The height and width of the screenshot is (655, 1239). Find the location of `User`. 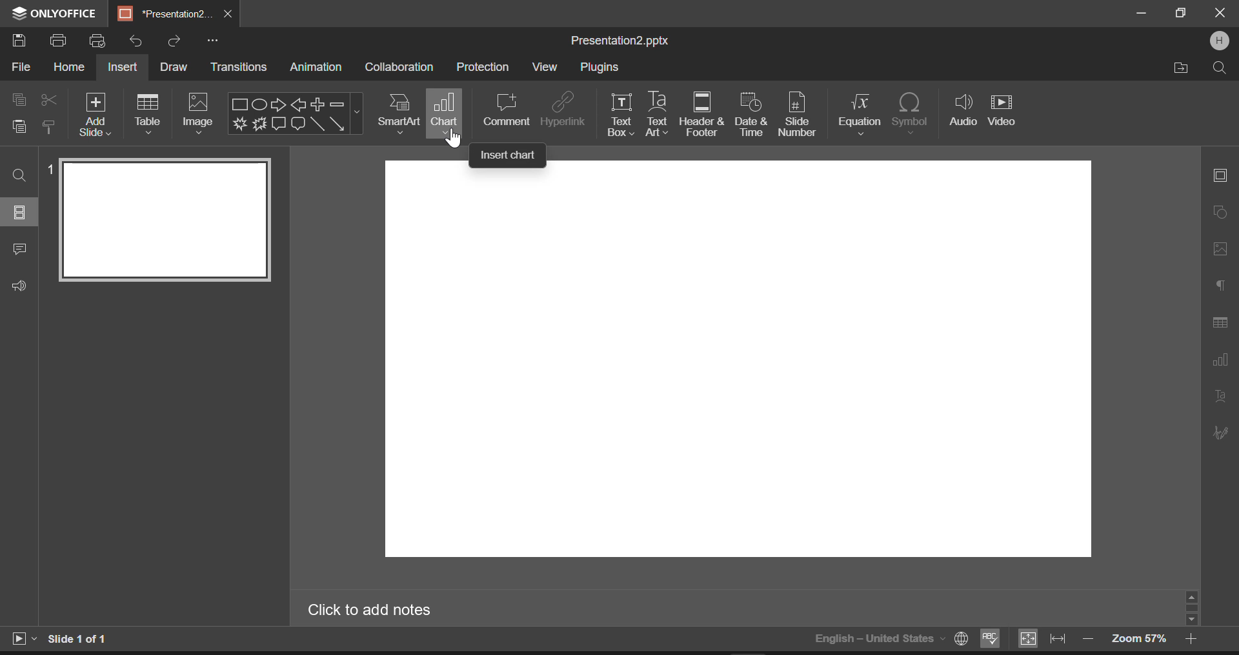

User is located at coordinates (1219, 41).